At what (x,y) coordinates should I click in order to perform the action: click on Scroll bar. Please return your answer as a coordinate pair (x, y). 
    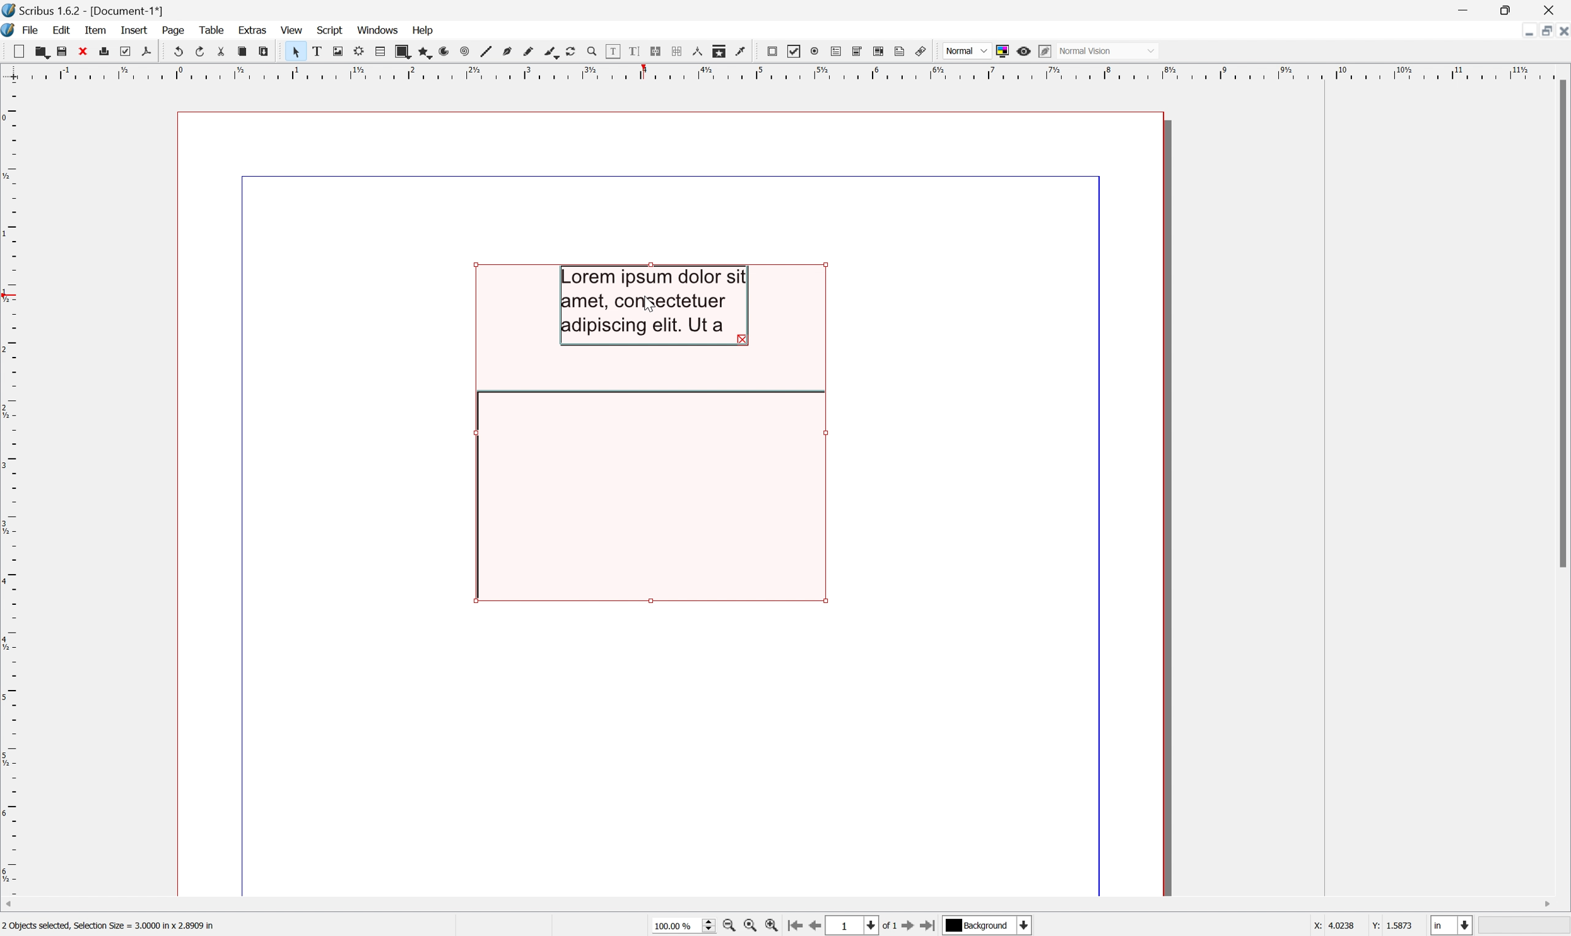
    Looking at the image, I should click on (1561, 326).